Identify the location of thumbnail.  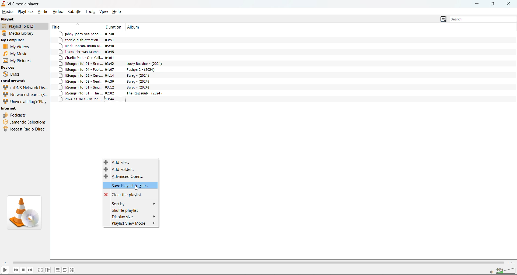
(24, 212).